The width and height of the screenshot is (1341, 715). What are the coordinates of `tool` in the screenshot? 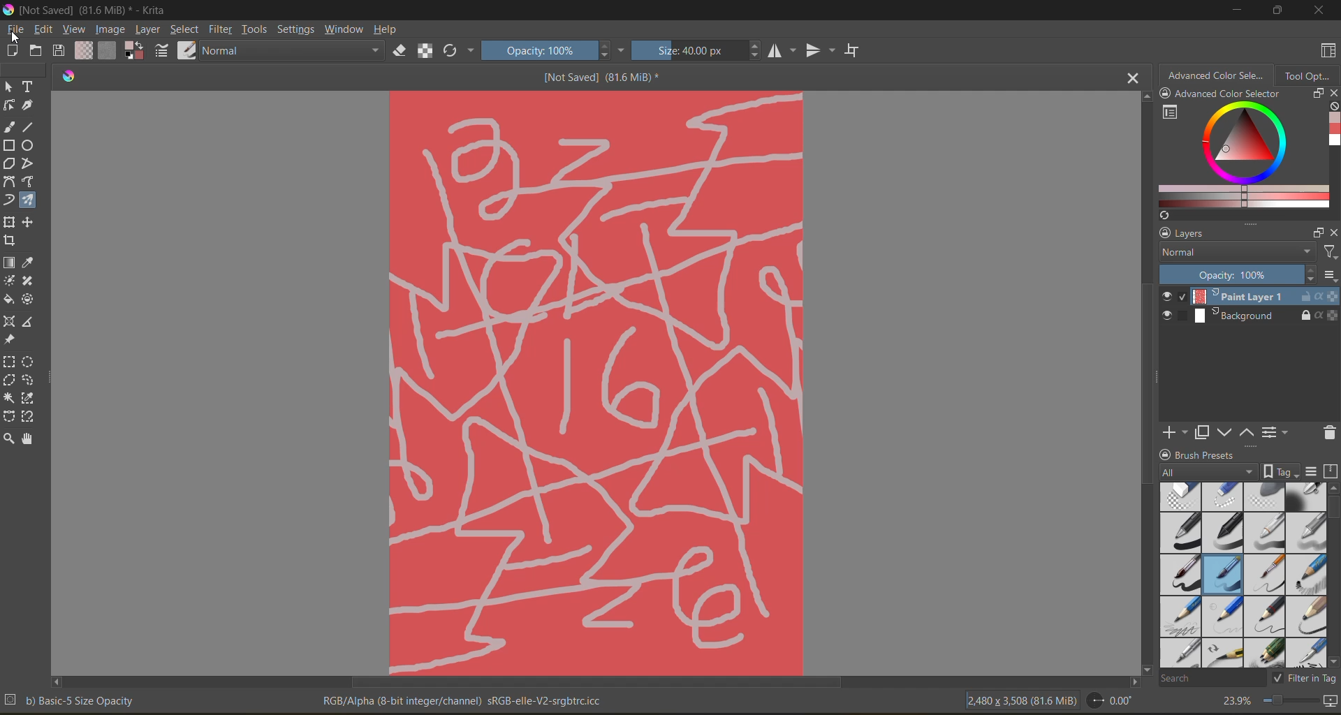 It's located at (8, 200).